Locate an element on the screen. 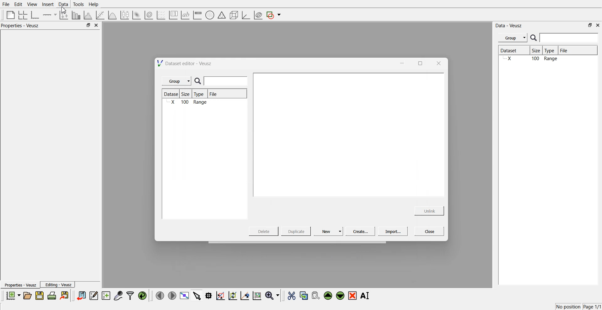  minimise or maximise is located at coordinates (88, 25).